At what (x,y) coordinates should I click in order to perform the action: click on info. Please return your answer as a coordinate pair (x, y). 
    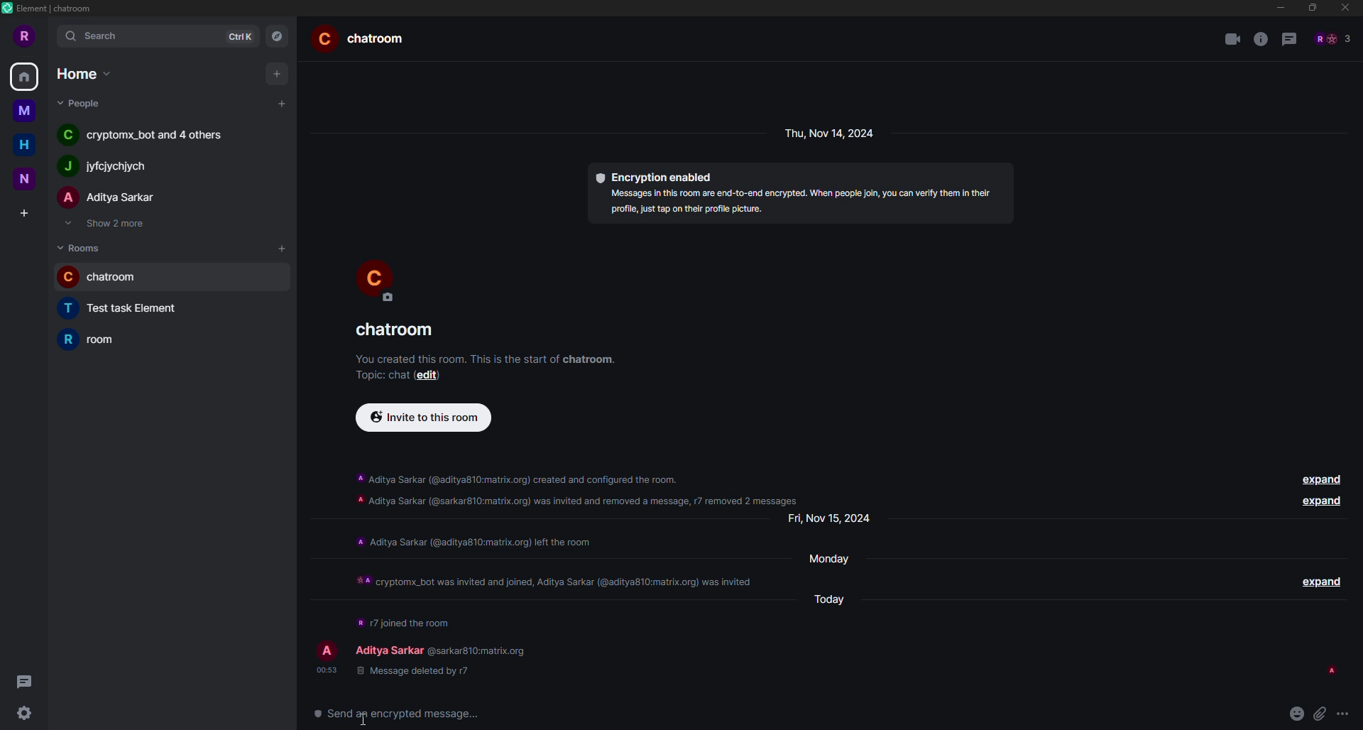
    Looking at the image, I should click on (473, 540).